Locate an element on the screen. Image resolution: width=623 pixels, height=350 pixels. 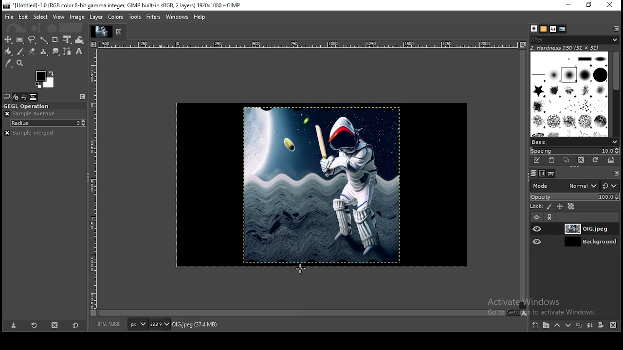
lock alpha channel is located at coordinates (571, 206).